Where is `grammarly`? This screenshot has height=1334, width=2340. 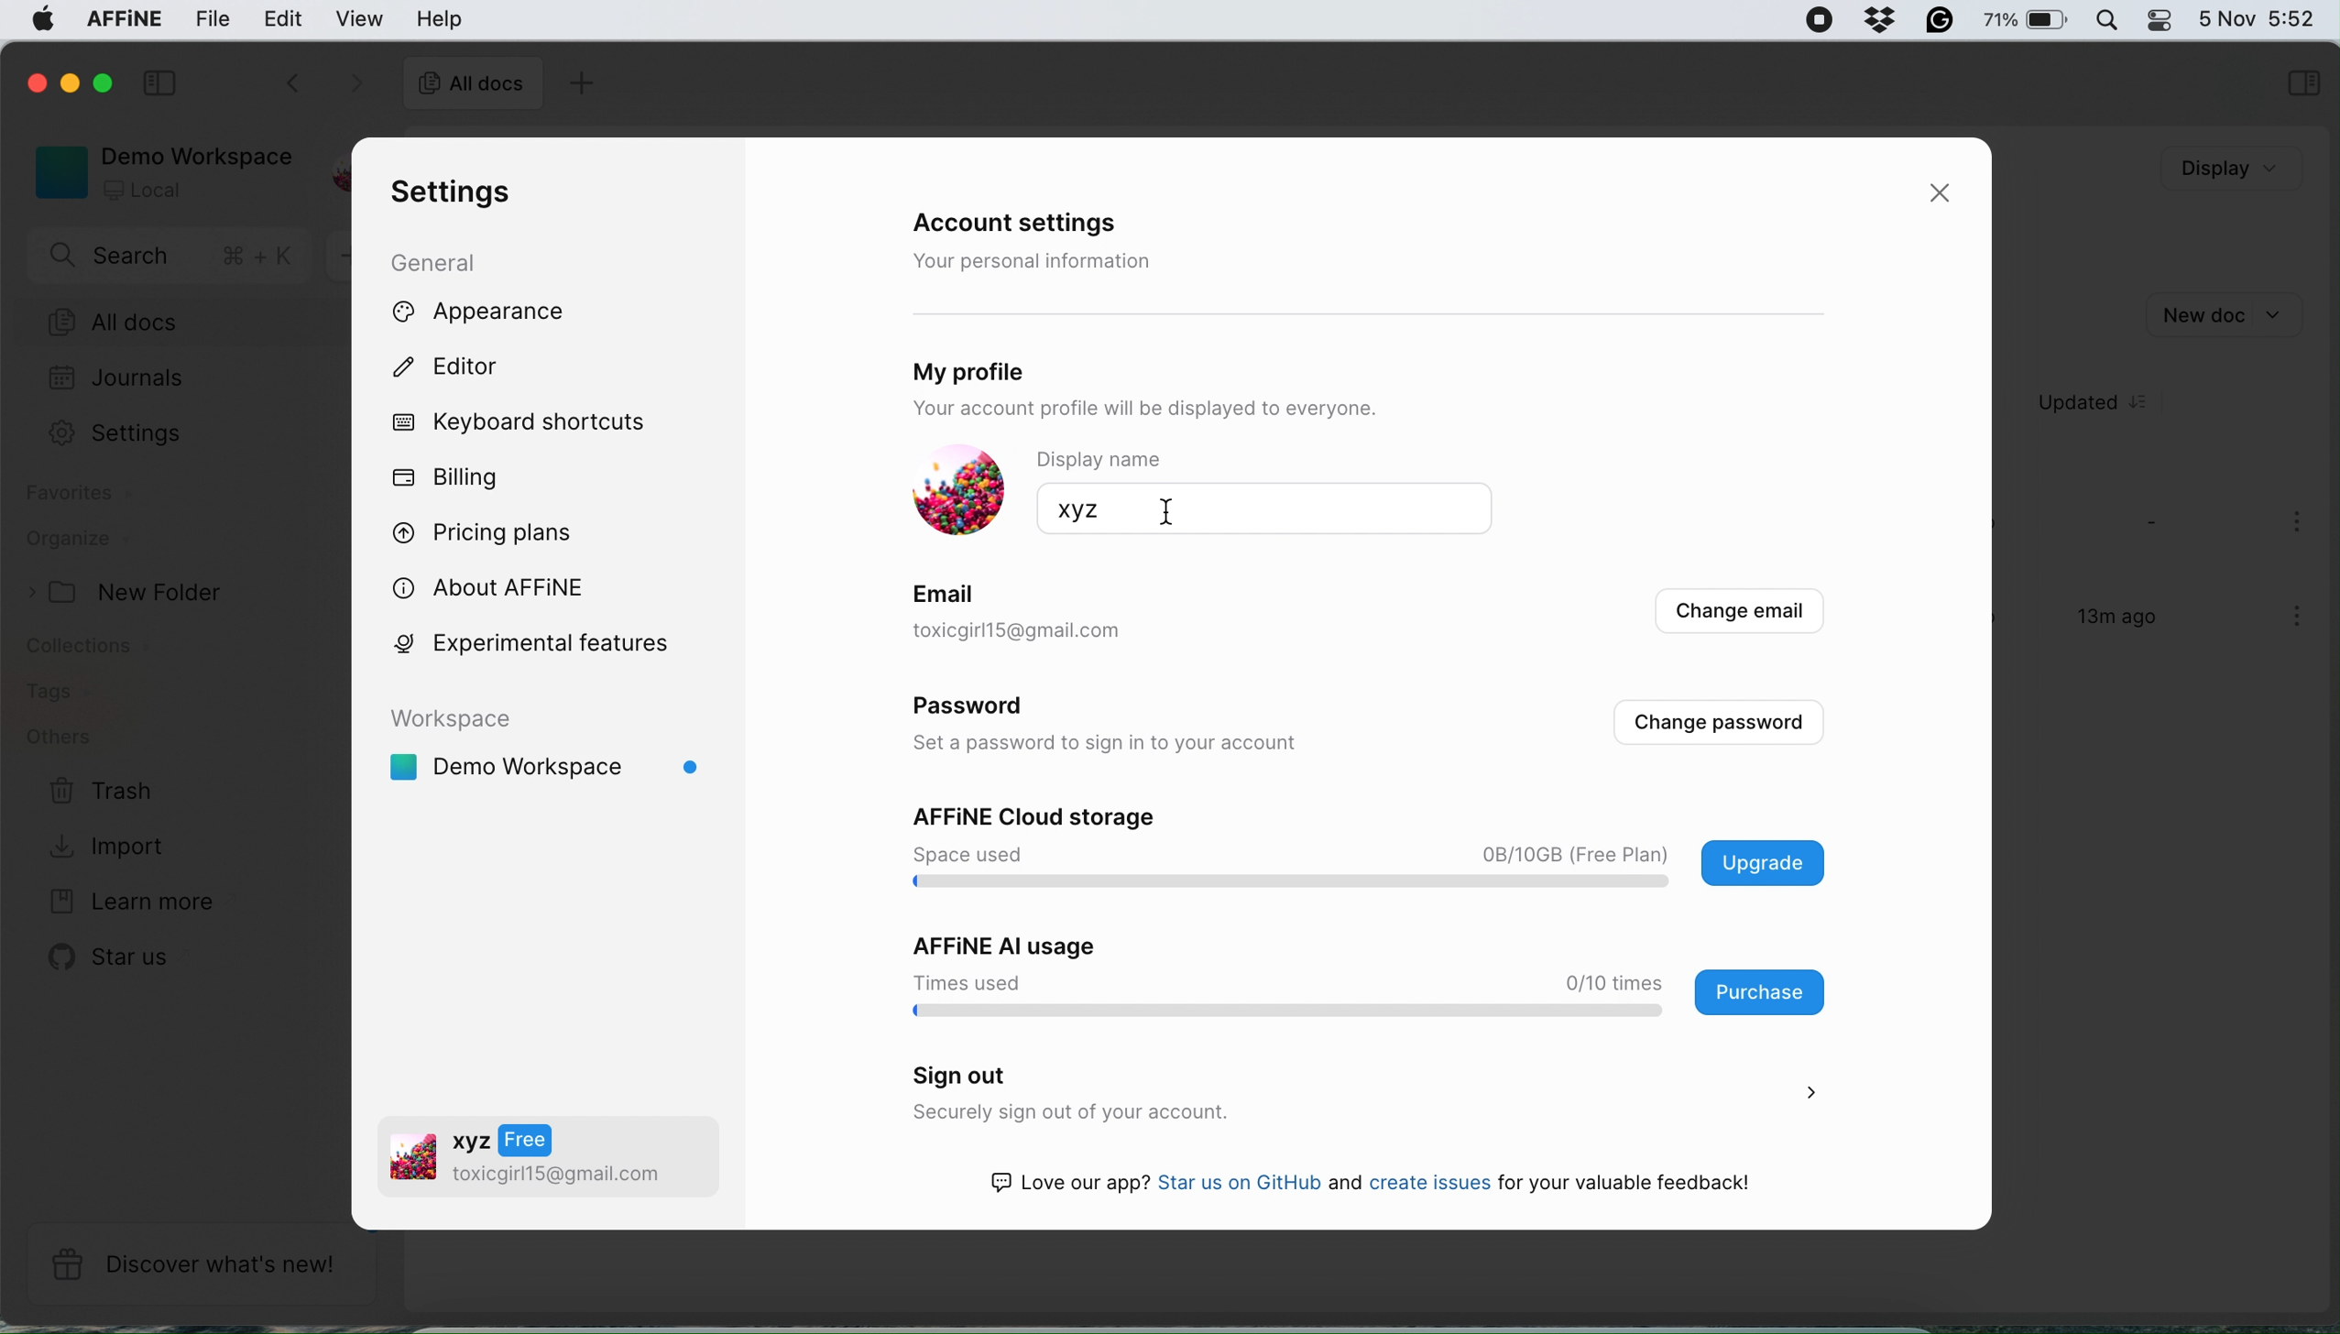 grammarly is located at coordinates (1935, 18).